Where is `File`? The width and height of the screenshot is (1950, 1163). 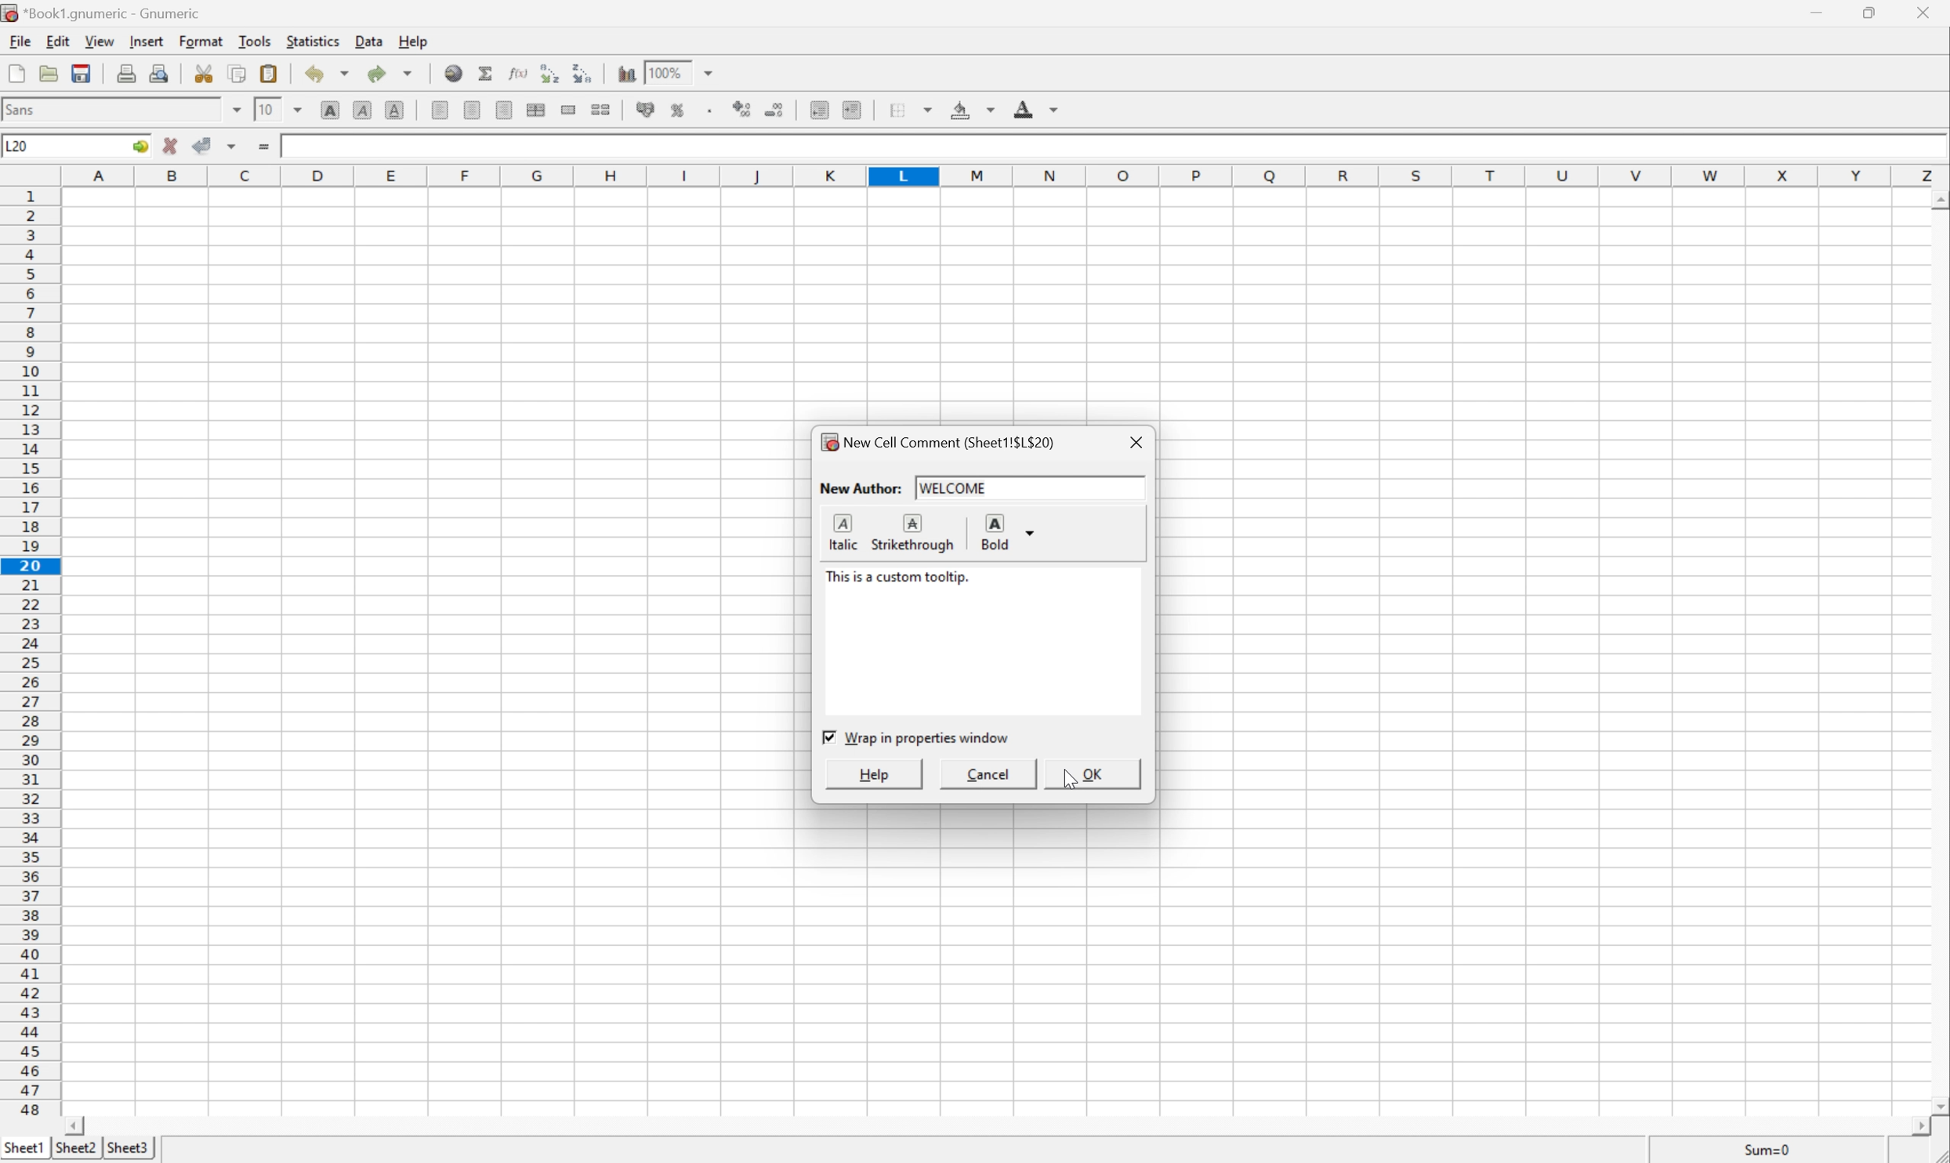
File is located at coordinates (21, 41).